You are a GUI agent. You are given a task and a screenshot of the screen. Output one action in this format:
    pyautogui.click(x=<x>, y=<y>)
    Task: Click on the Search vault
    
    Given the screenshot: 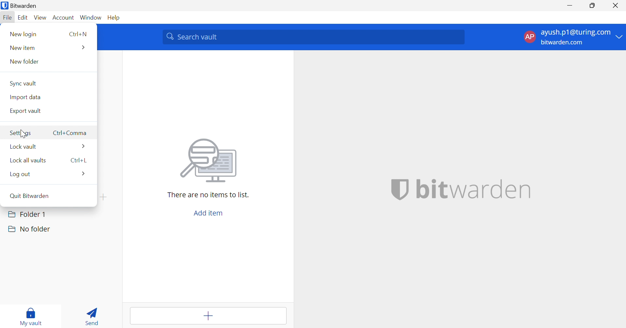 What is the action you would take?
    pyautogui.click(x=314, y=37)
    